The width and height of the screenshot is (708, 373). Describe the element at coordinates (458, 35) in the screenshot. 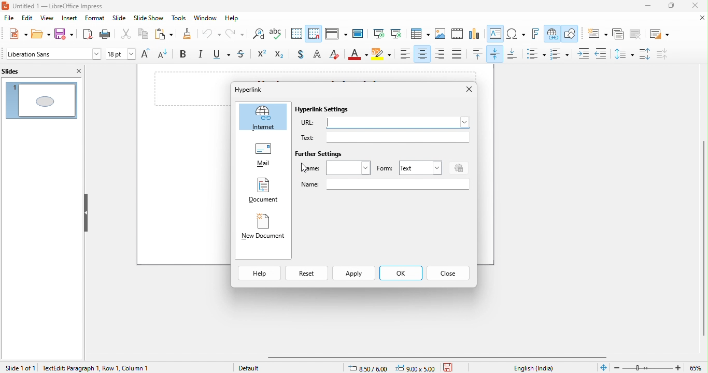

I see `video` at that location.